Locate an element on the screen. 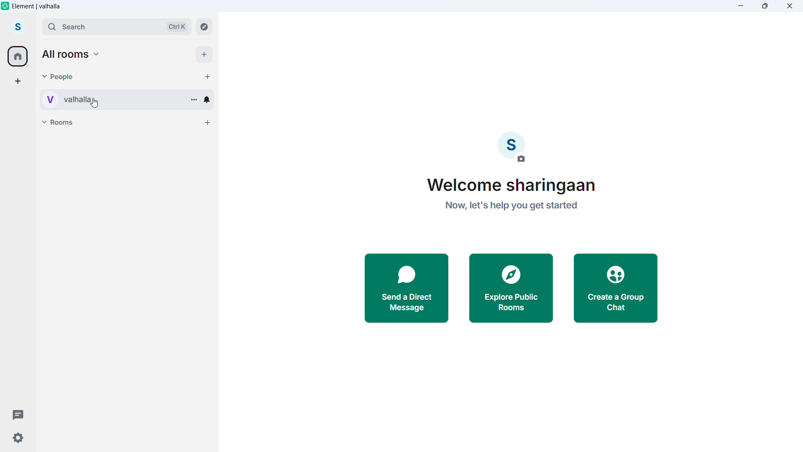 Image resolution: width=803 pixels, height=452 pixels. Start chat  is located at coordinates (206, 76).